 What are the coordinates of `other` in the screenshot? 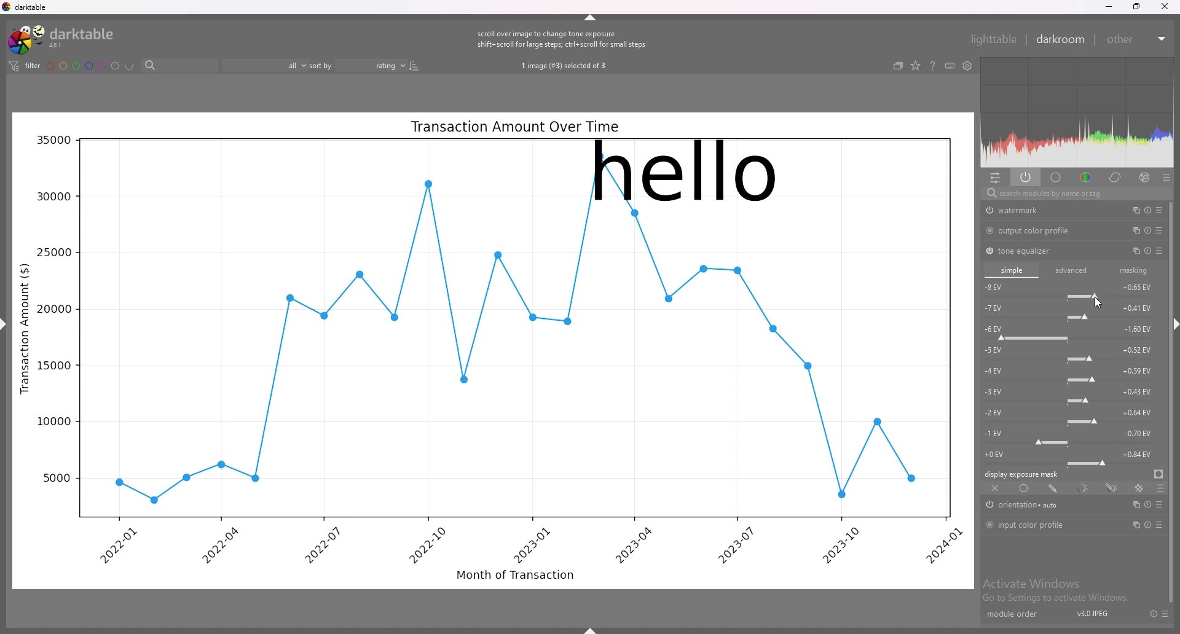 It's located at (1124, 40).